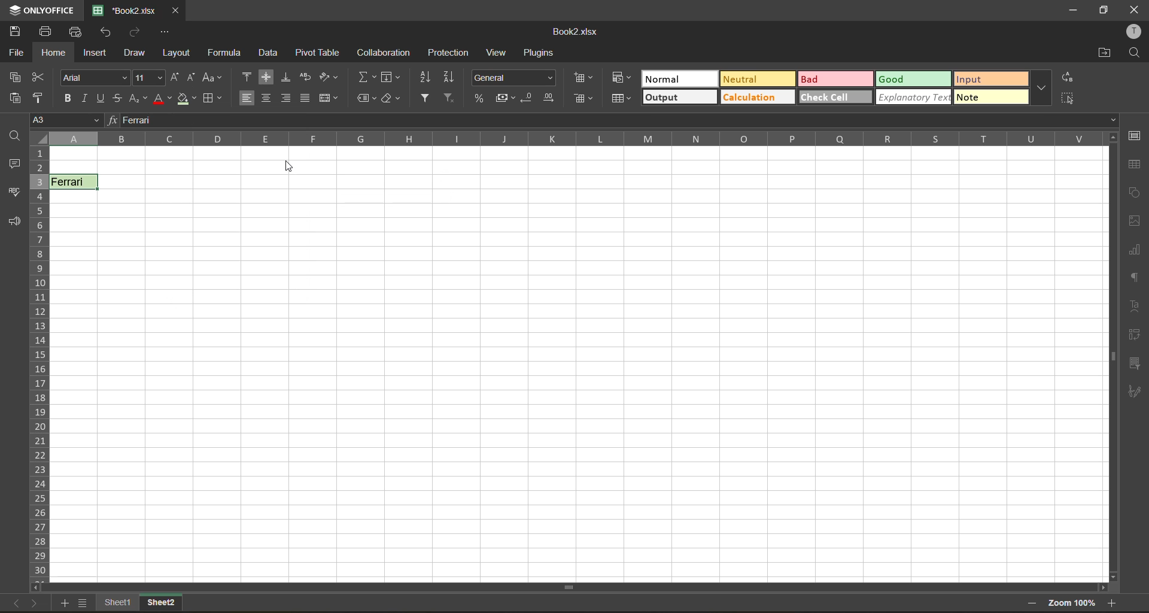  I want to click on sheet list, so click(83, 603).